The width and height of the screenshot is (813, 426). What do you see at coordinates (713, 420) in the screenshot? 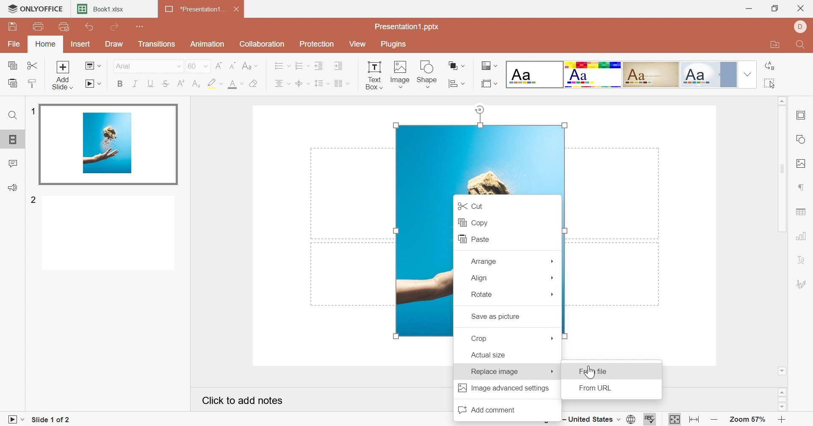
I see `Zoom out` at bounding box center [713, 420].